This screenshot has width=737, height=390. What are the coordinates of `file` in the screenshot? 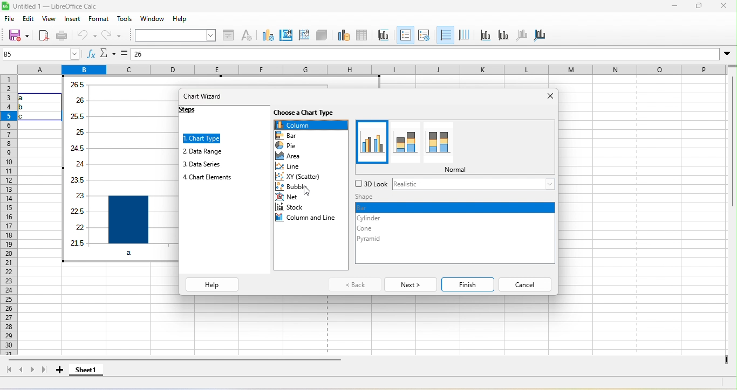 It's located at (12, 19).